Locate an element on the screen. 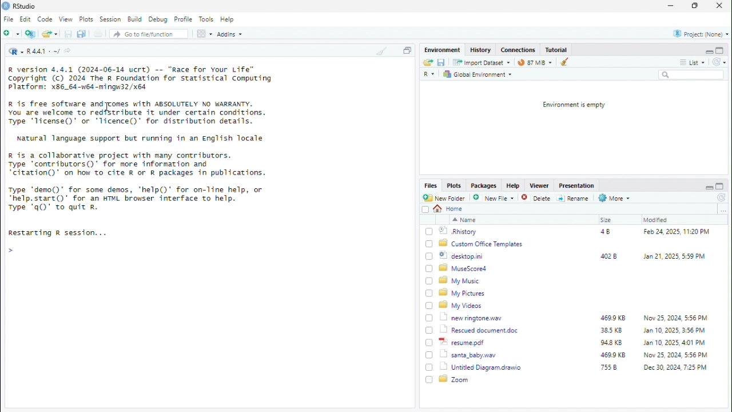 This screenshot has width=732, height=412. R is located at coordinates (430, 74).